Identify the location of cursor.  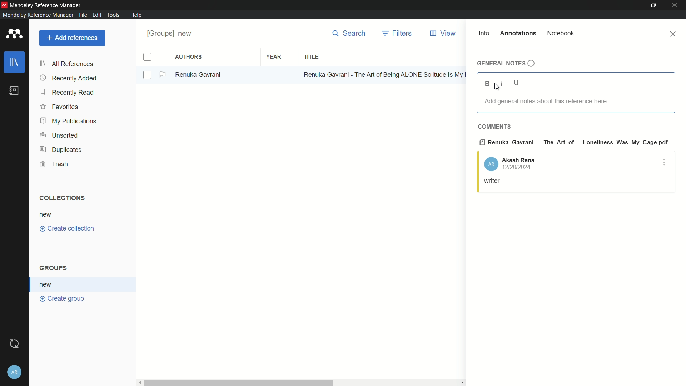
(497, 89).